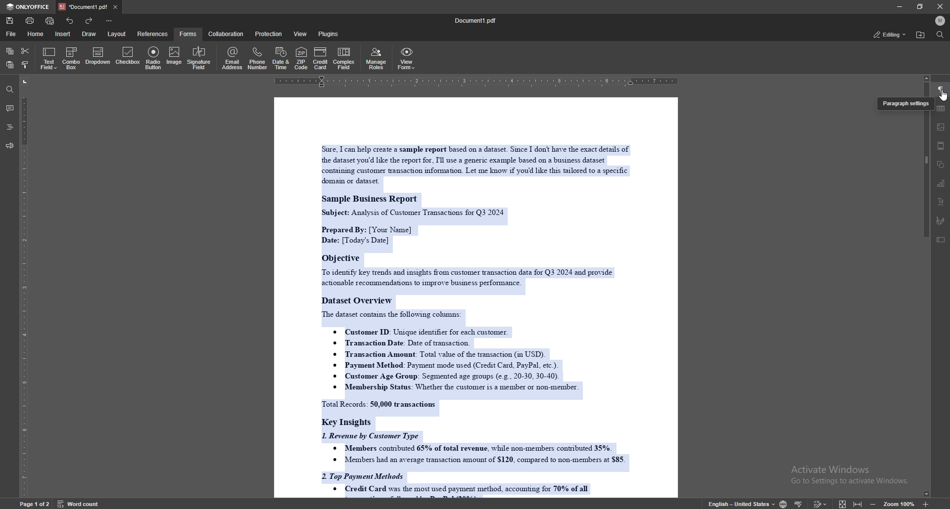 This screenshot has height=509, width=950. I want to click on close, so click(940, 6).